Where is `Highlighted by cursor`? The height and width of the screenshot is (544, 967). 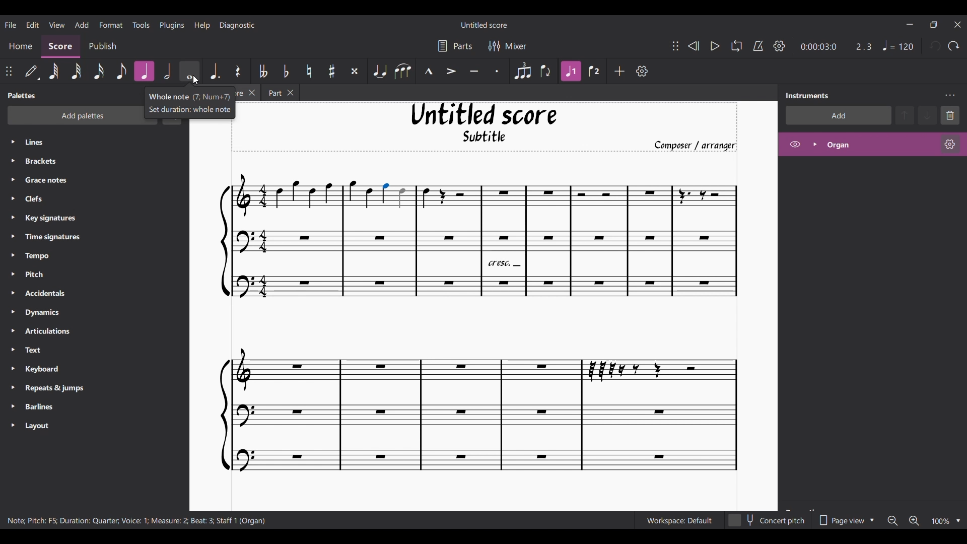 Highlighted by cursor is located at coordinates (189, 71).